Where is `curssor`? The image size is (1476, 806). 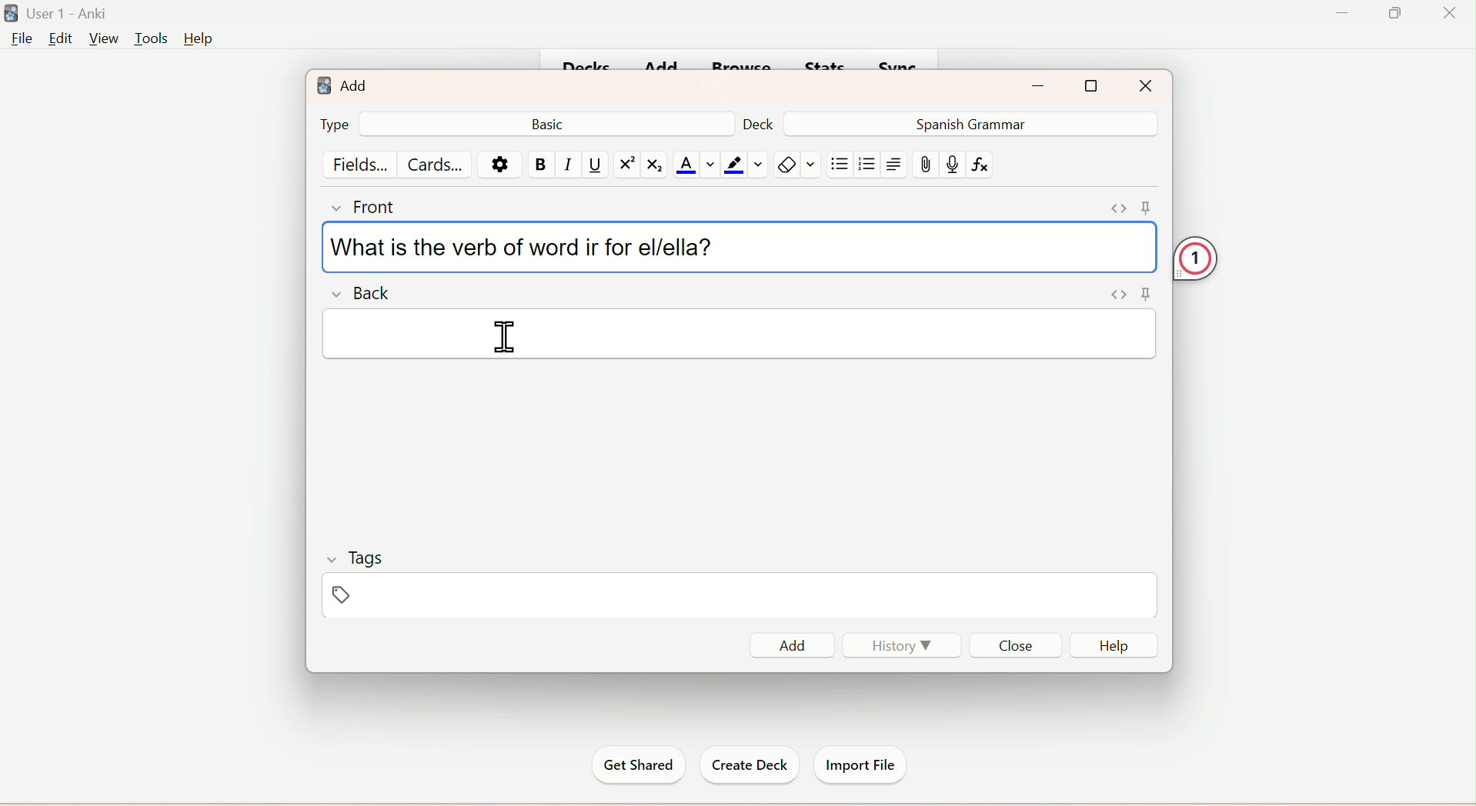
curssor is located at coordinates (502, 345).